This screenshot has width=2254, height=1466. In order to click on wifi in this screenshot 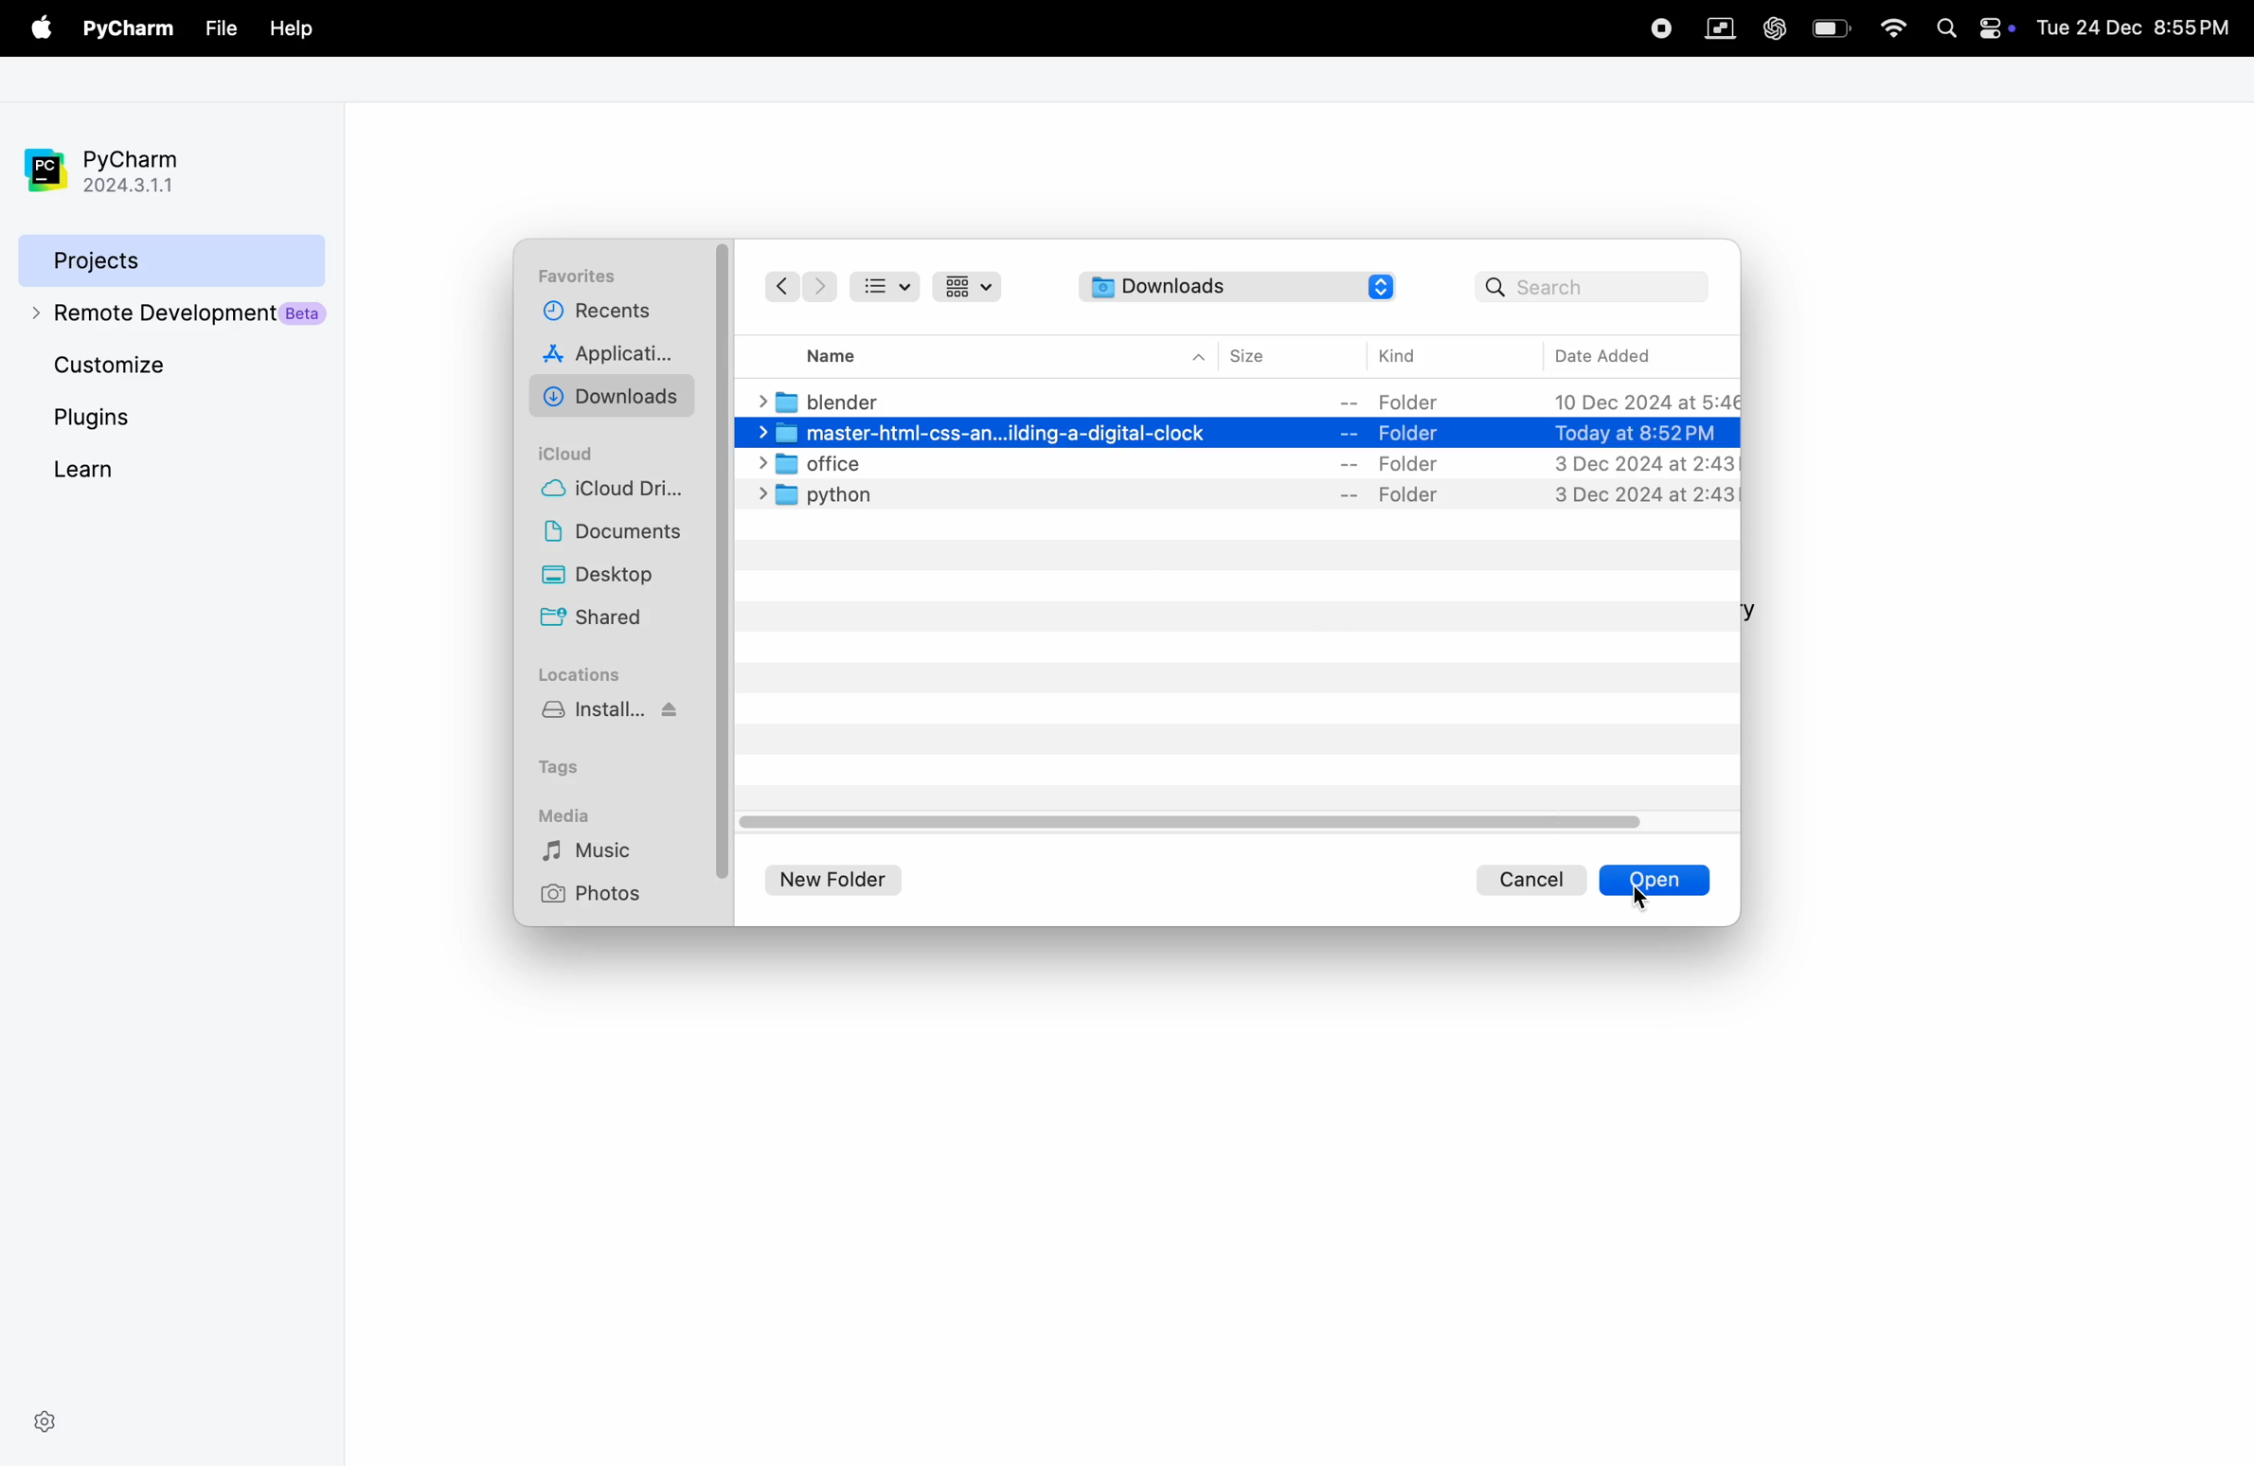, I will do `click(1888, 29)`.